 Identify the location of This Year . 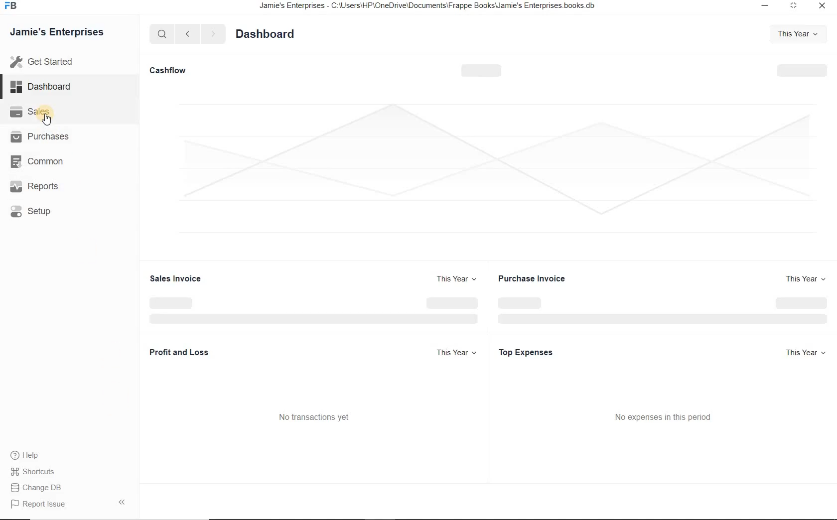
(804, 280).